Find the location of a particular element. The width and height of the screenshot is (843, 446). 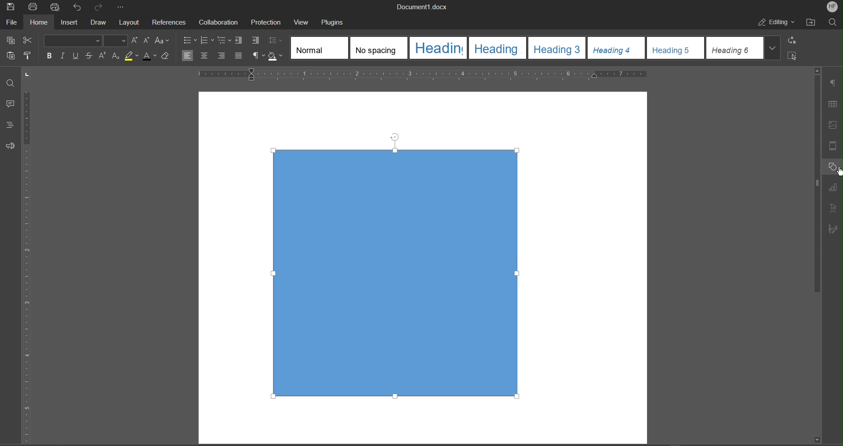

Strikethrough is located at coordinates (91, 56).